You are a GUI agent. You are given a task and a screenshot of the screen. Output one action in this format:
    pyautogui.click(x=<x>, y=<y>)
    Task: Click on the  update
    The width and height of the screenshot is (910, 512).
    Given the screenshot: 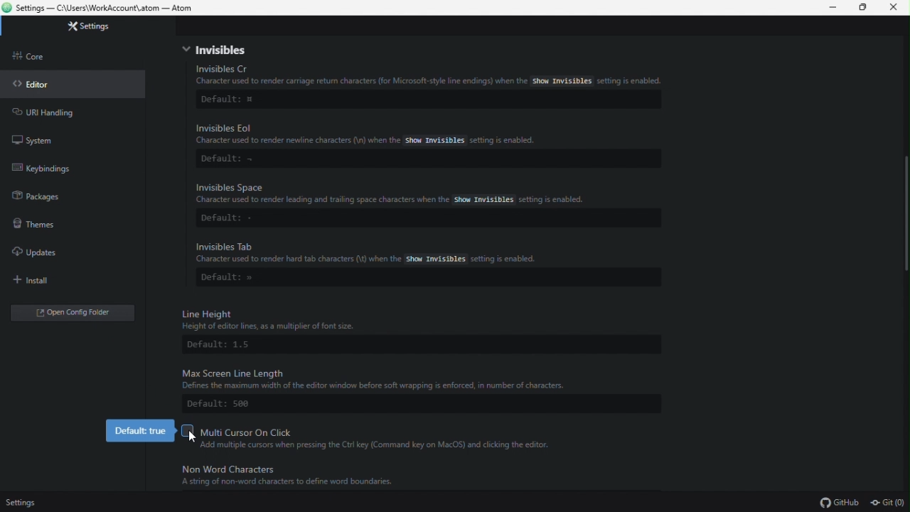 What is the action you would take?
    pyautogui.click(x=43, y=252)
    